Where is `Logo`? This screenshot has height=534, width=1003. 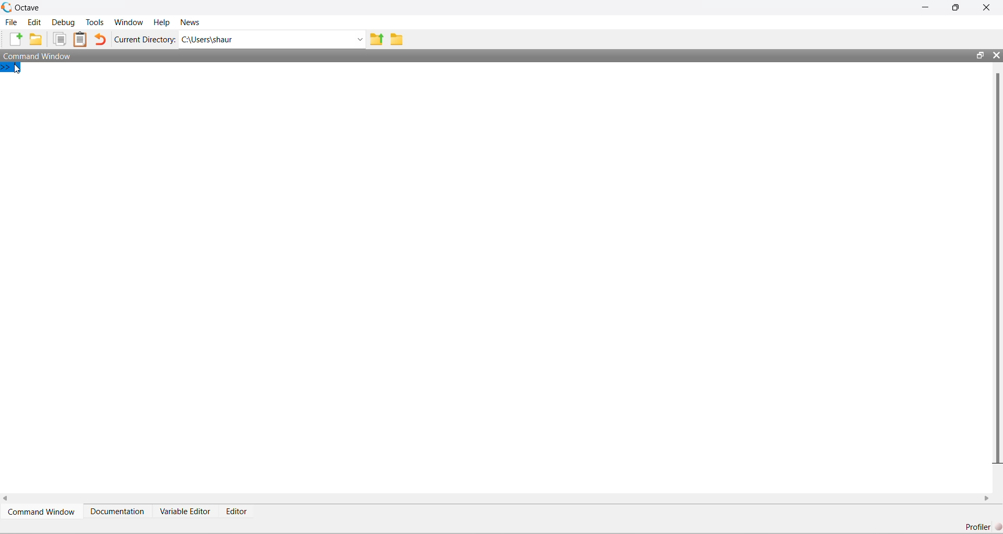 Logo is located at coordinates (7, 7).